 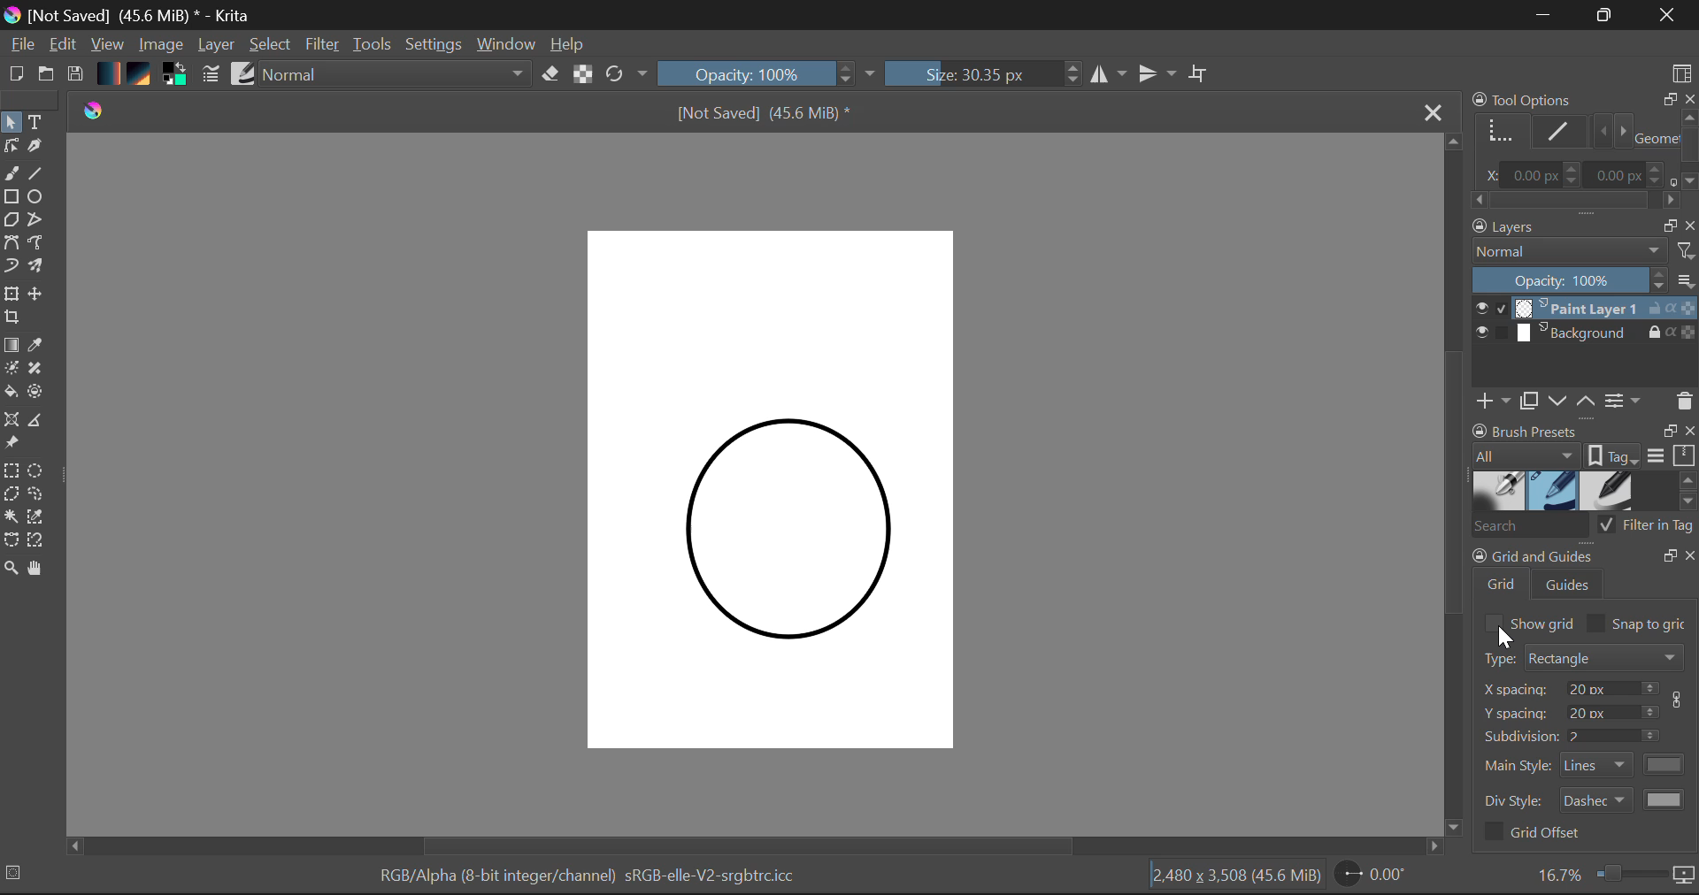 What do you see at coordinates (1544, 16) in the screenshot?
I see `Restore Down` at bounding box center [1544, 16].